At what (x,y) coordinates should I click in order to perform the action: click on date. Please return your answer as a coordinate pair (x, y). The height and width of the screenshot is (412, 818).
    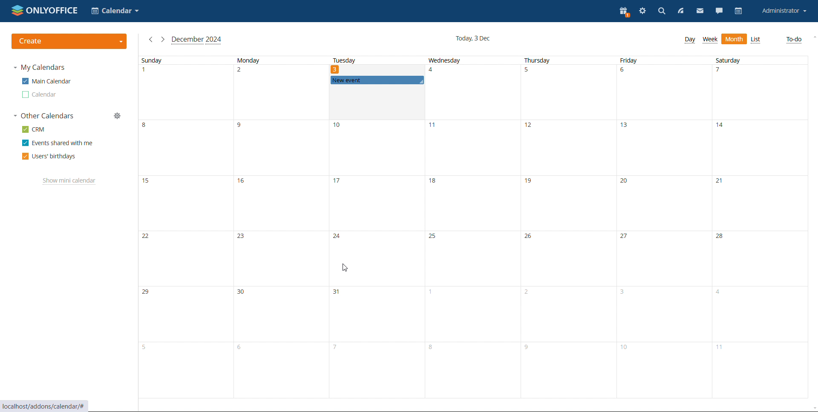
    Looking at the image, I should click on (474, 92).